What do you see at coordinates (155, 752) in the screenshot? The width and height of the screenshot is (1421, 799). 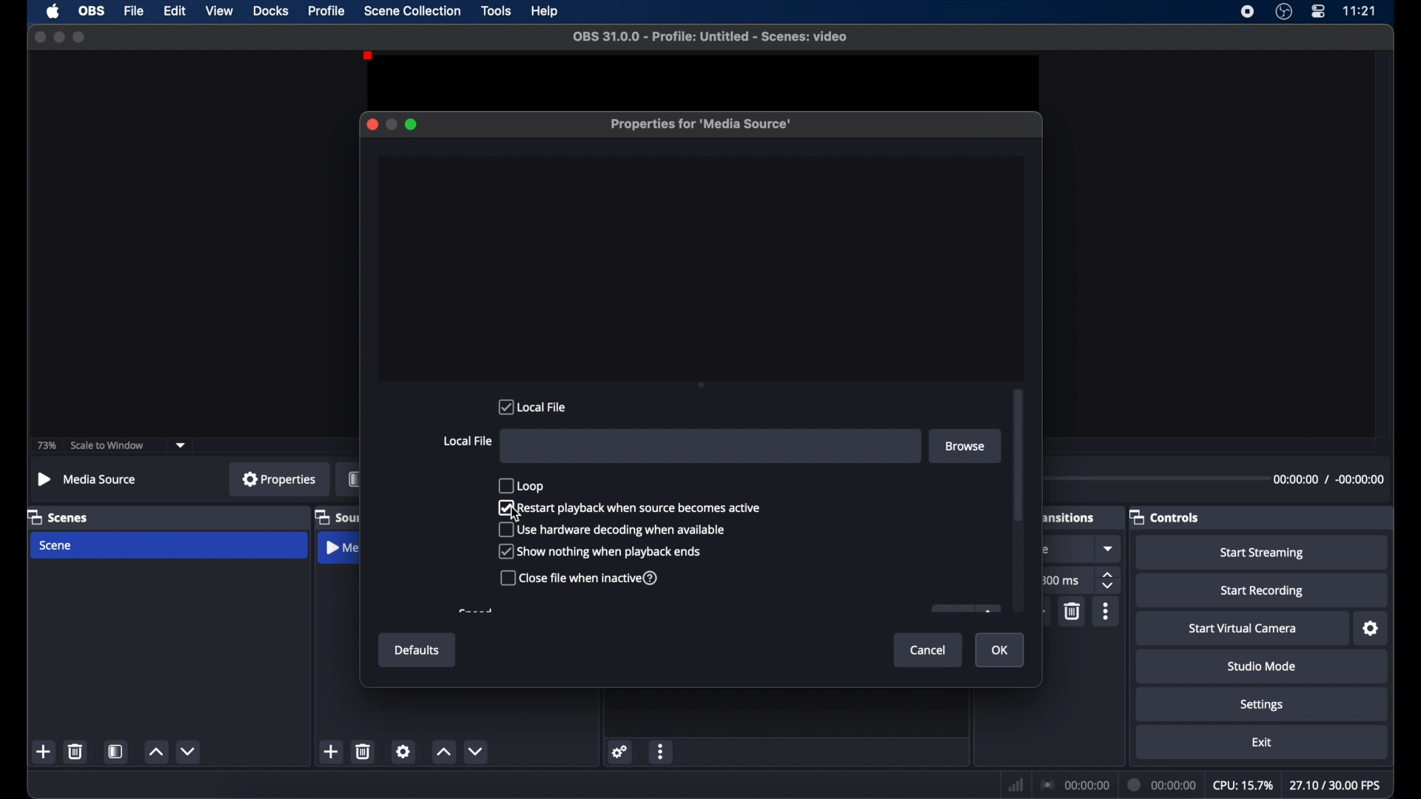 I see `increment` at bounding box center [155, 752].